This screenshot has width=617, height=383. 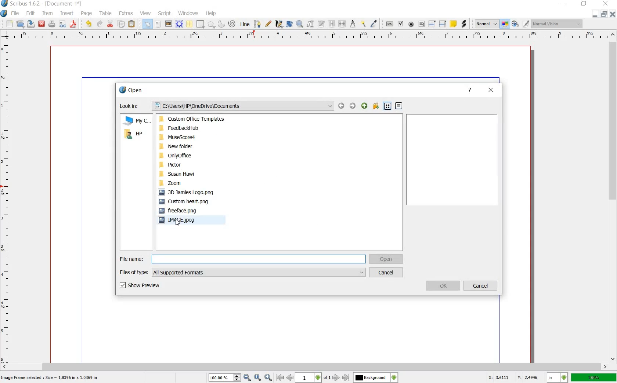 I want to click on polygon, so click(x=211, y=24).